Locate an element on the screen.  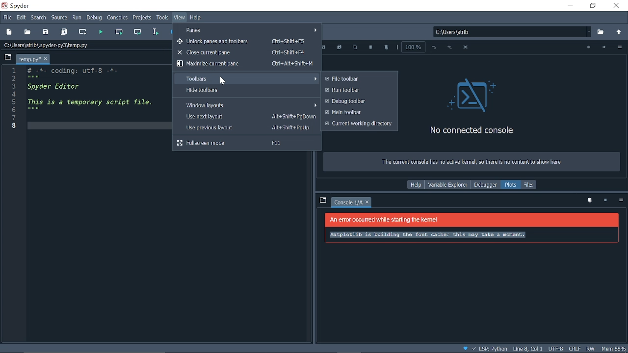
Remove plot  is located at coordinates (370, 48).